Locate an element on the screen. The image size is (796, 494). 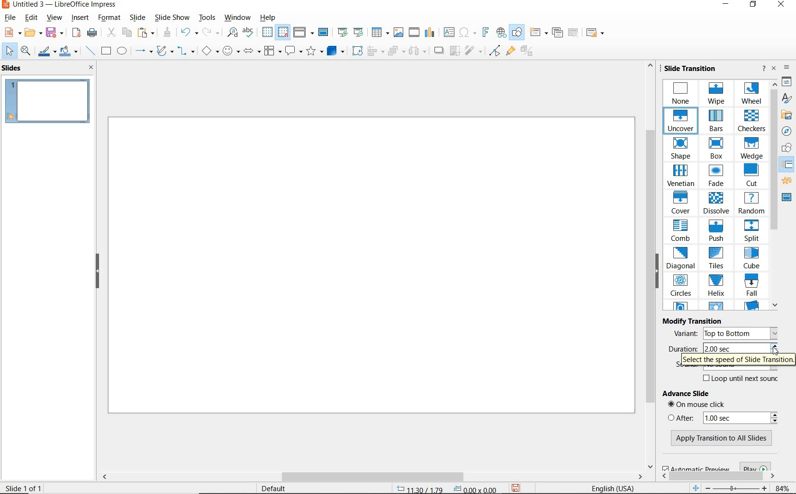
OTHER SLIDE TRANSITION is located at coordinates (716, 306).